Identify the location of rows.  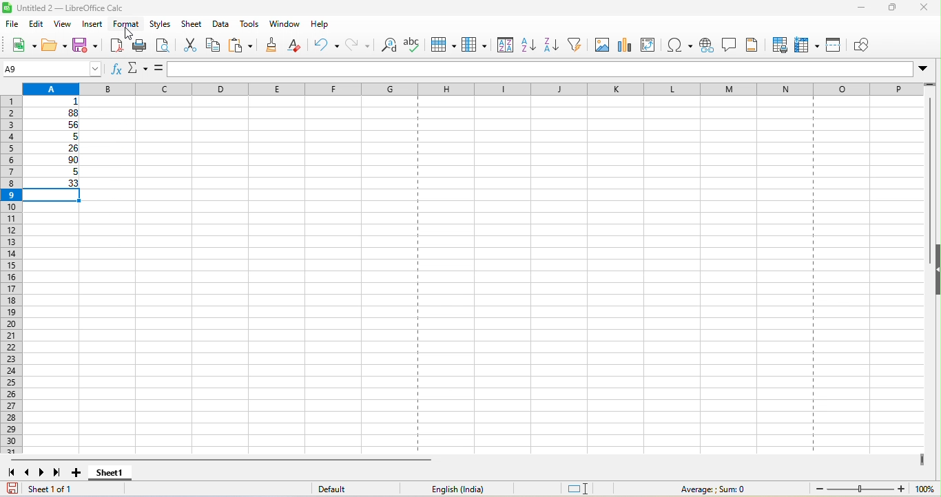
(10, 276).